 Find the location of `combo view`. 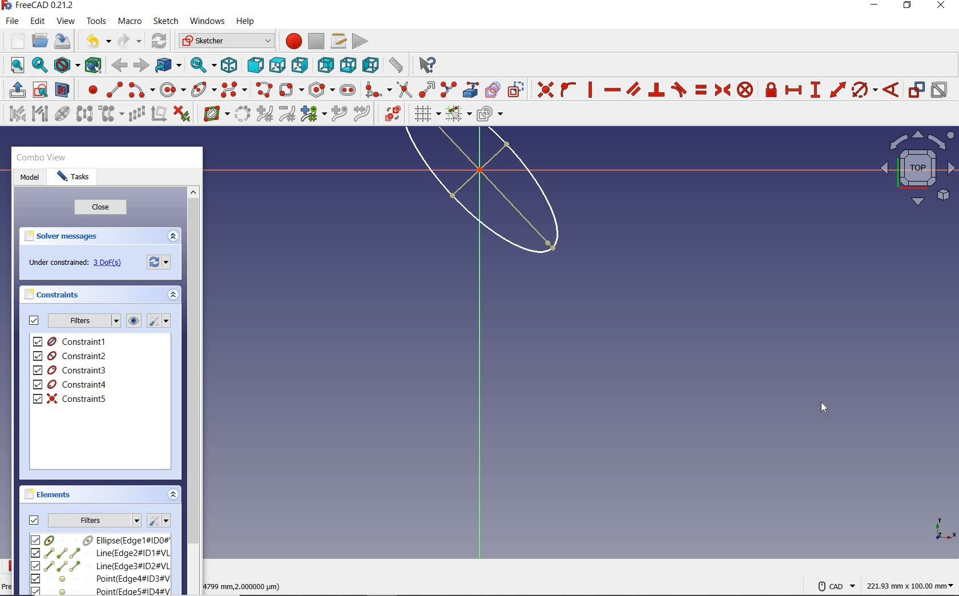

combo view is located at coordinates (42, 158).